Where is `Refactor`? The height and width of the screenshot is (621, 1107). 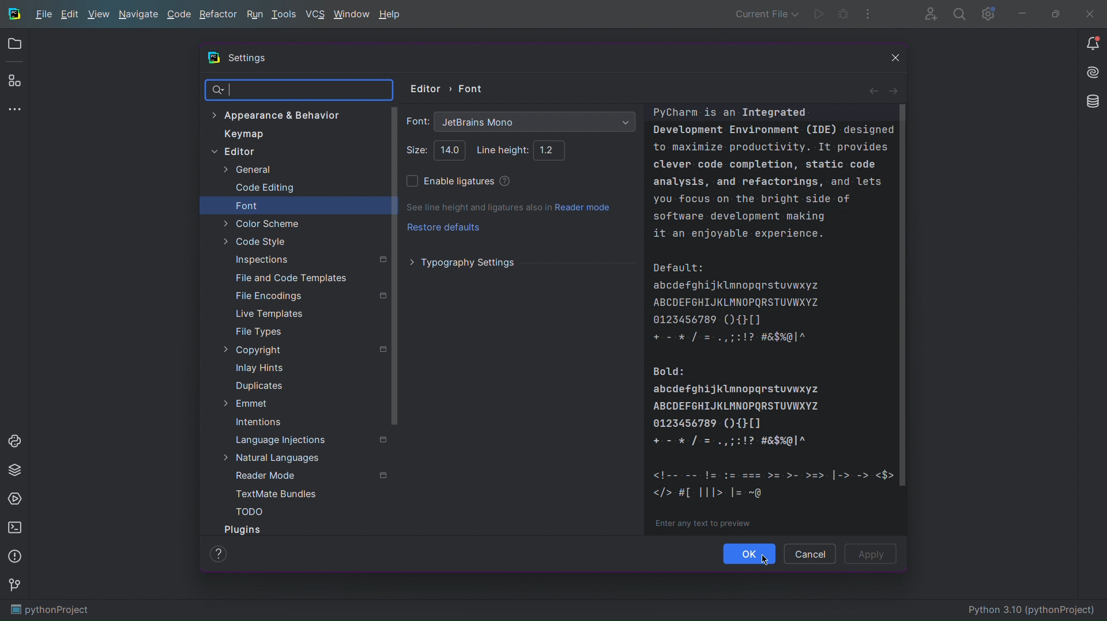 Refactor is located at coordinates (219, 16).